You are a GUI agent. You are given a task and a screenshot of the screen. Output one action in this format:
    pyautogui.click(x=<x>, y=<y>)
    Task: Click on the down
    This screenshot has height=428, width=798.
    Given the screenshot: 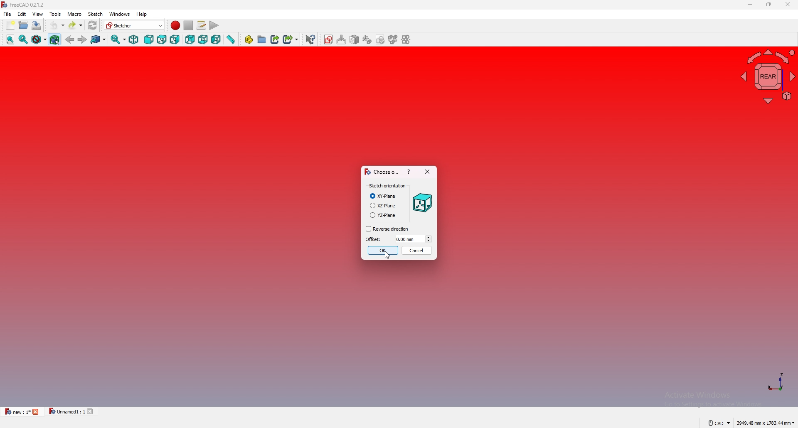 What is the action you would take?
    pyautogui.click(x=430, y=243)
    